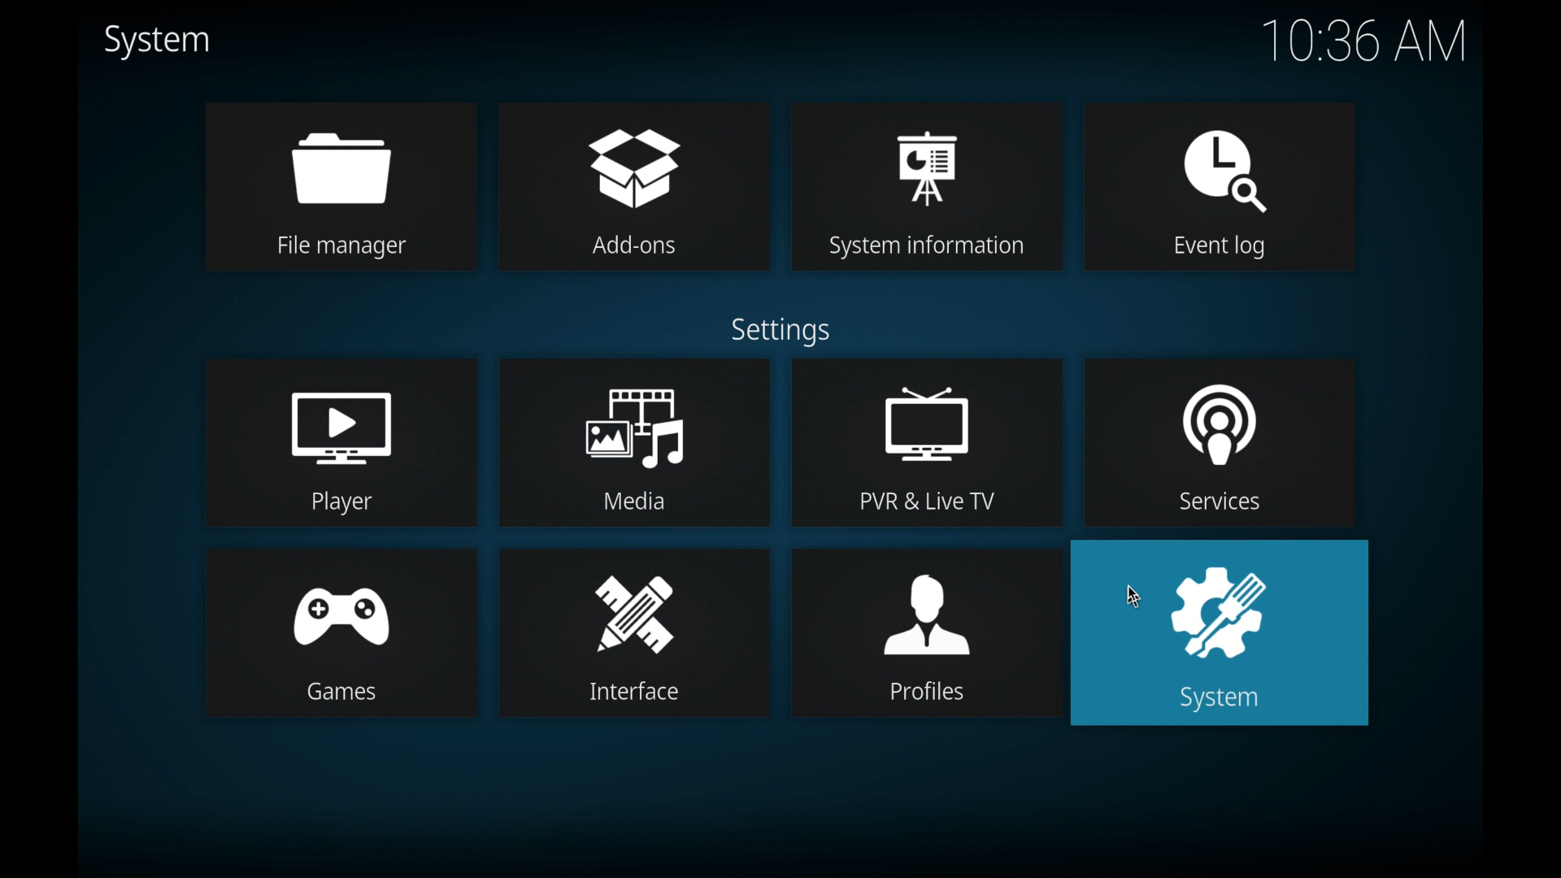 This screenshot has width=1561, height=878. What do you see at coordinates (782, 332) in the screenshot?
I see `settings` at bounding box center [782, 332].